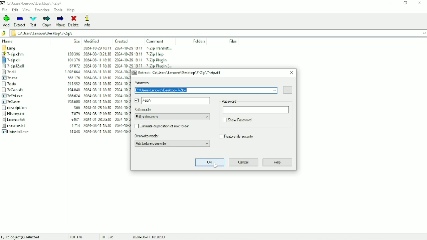 This screenshot has width=427, height=240. Describe the element at coordinates (96, 89) in the screenshot. I see `GOES MDL08.11 1830 MDL IN IRI Tie Comole` at that location.